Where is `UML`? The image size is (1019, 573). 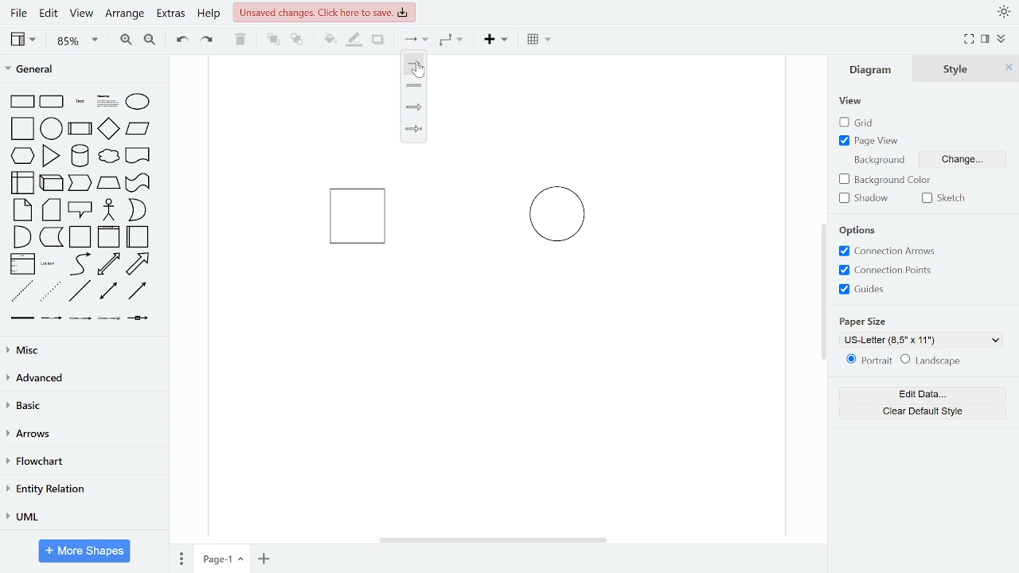
UML is located at coordinates (80, 517).